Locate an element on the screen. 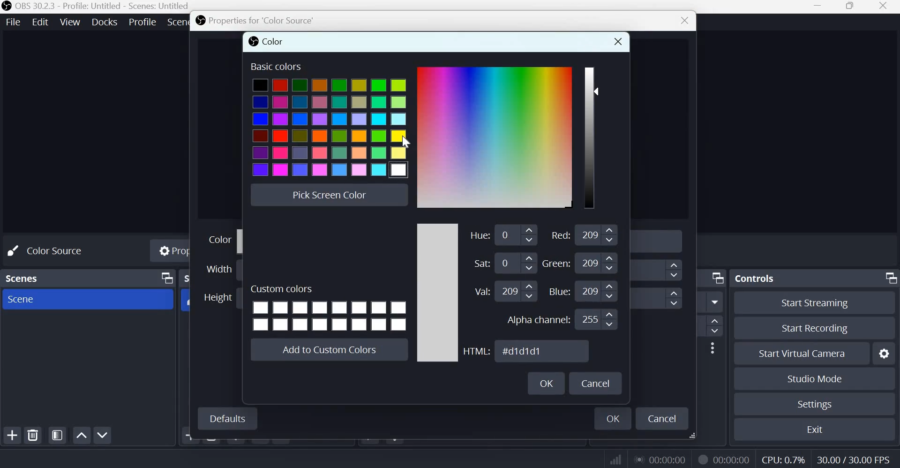 This screenshot has width=900, height=468. Start streaming is located at coordinates (819, 302).